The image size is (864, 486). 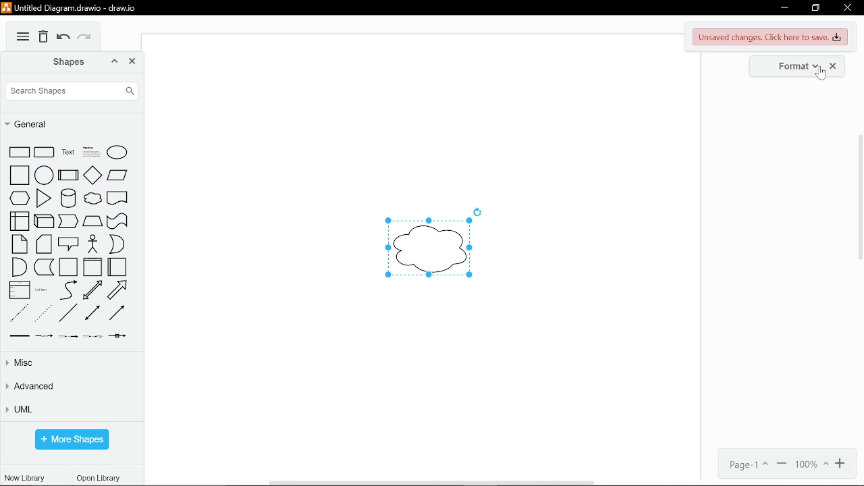 What do you see at coordinates (770, 37) in the screenshot?
I see `unsaved changes. Click here to save.` at bounding box center [770, 37].